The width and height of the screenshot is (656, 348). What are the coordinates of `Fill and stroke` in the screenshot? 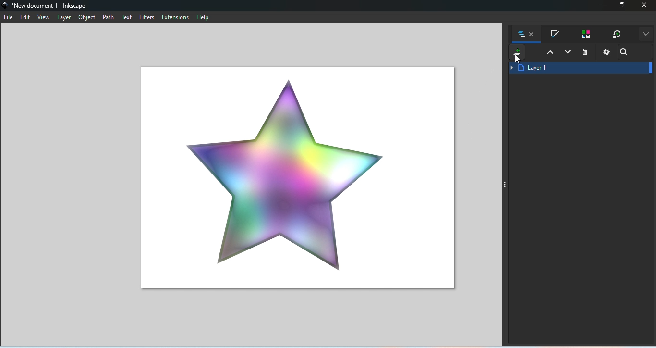 It's located at (555, 35).